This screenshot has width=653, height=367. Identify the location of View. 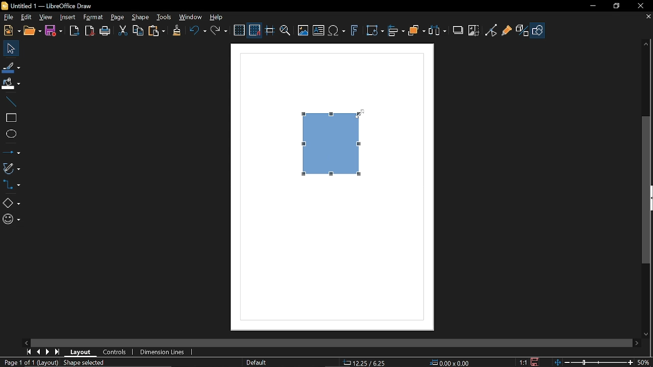
(46, 17).